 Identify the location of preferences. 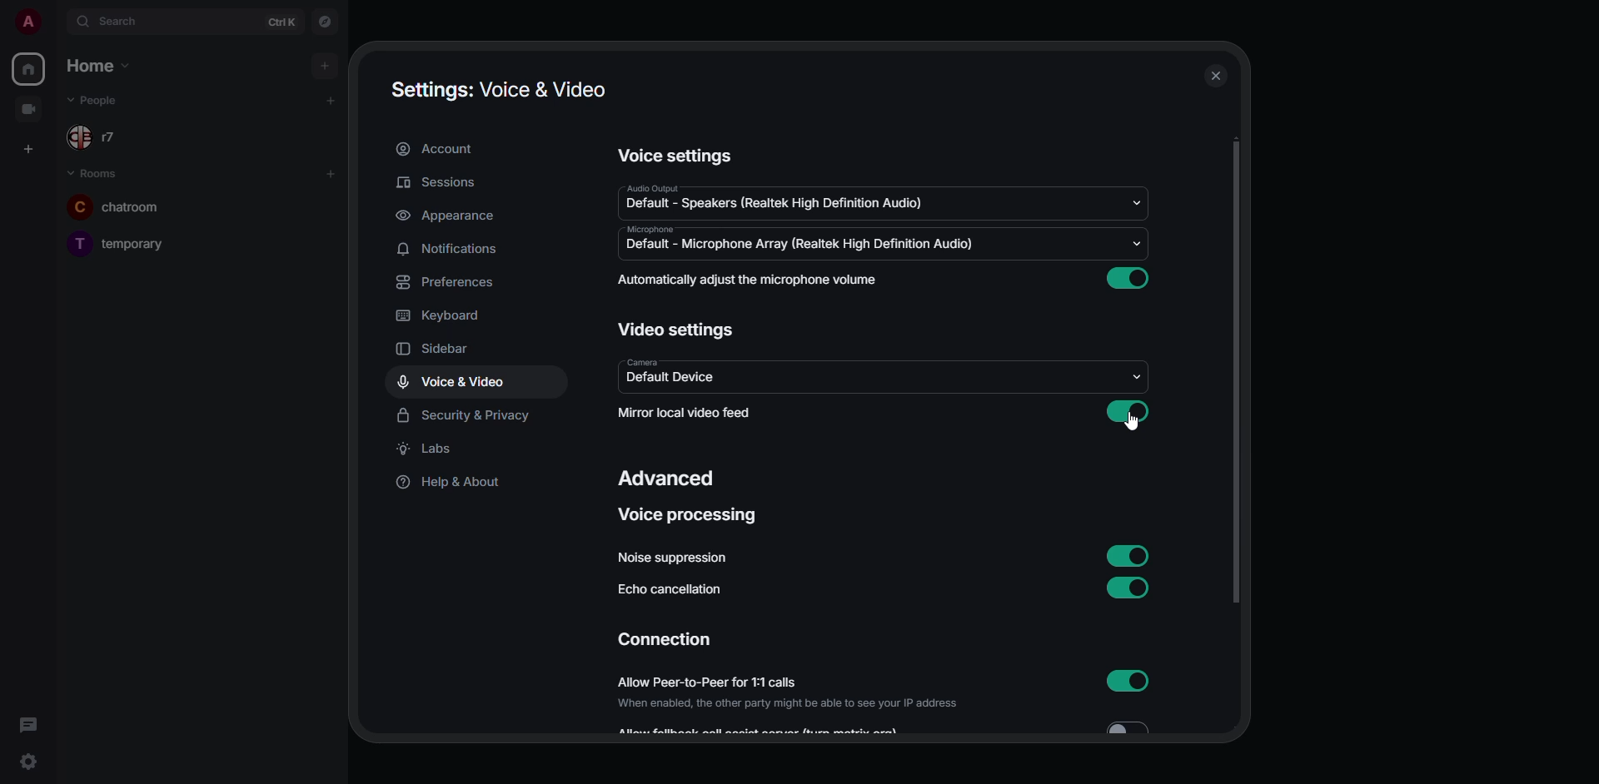
(446, 285).